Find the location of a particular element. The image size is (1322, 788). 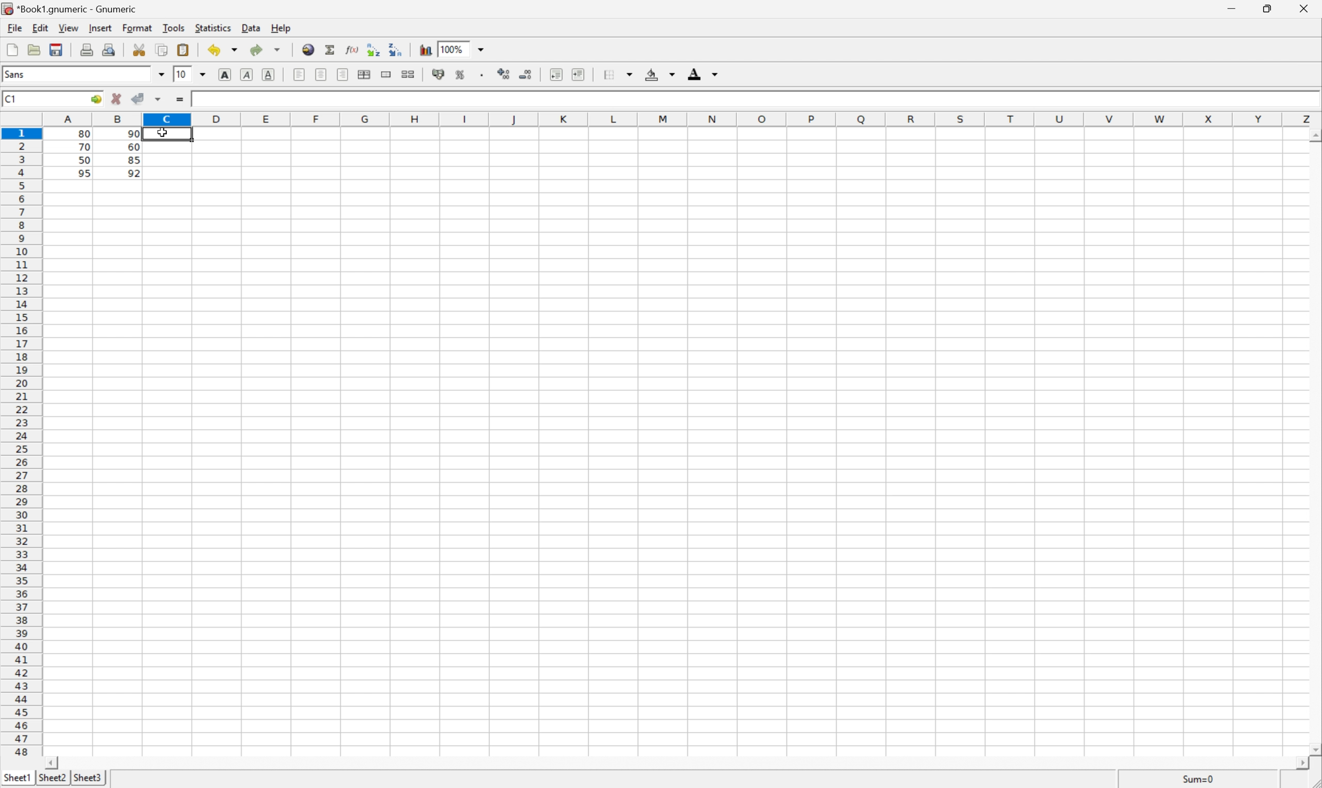

Scroll Up is located at coordinates (1314, 135).